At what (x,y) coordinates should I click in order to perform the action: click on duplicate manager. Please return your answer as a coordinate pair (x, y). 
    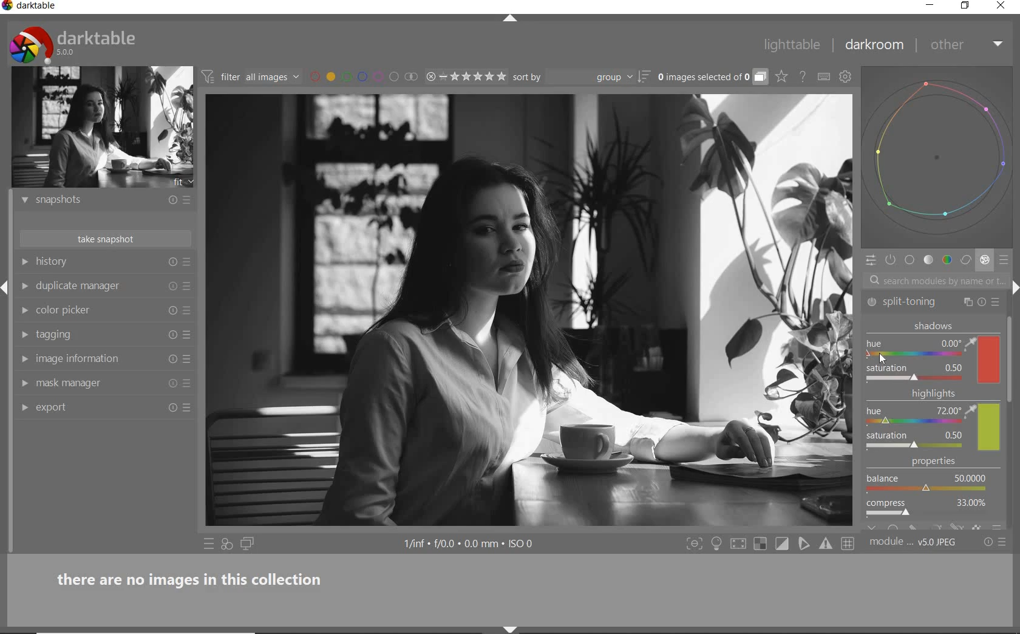
    Looking at the image, I should click on (97, 287).